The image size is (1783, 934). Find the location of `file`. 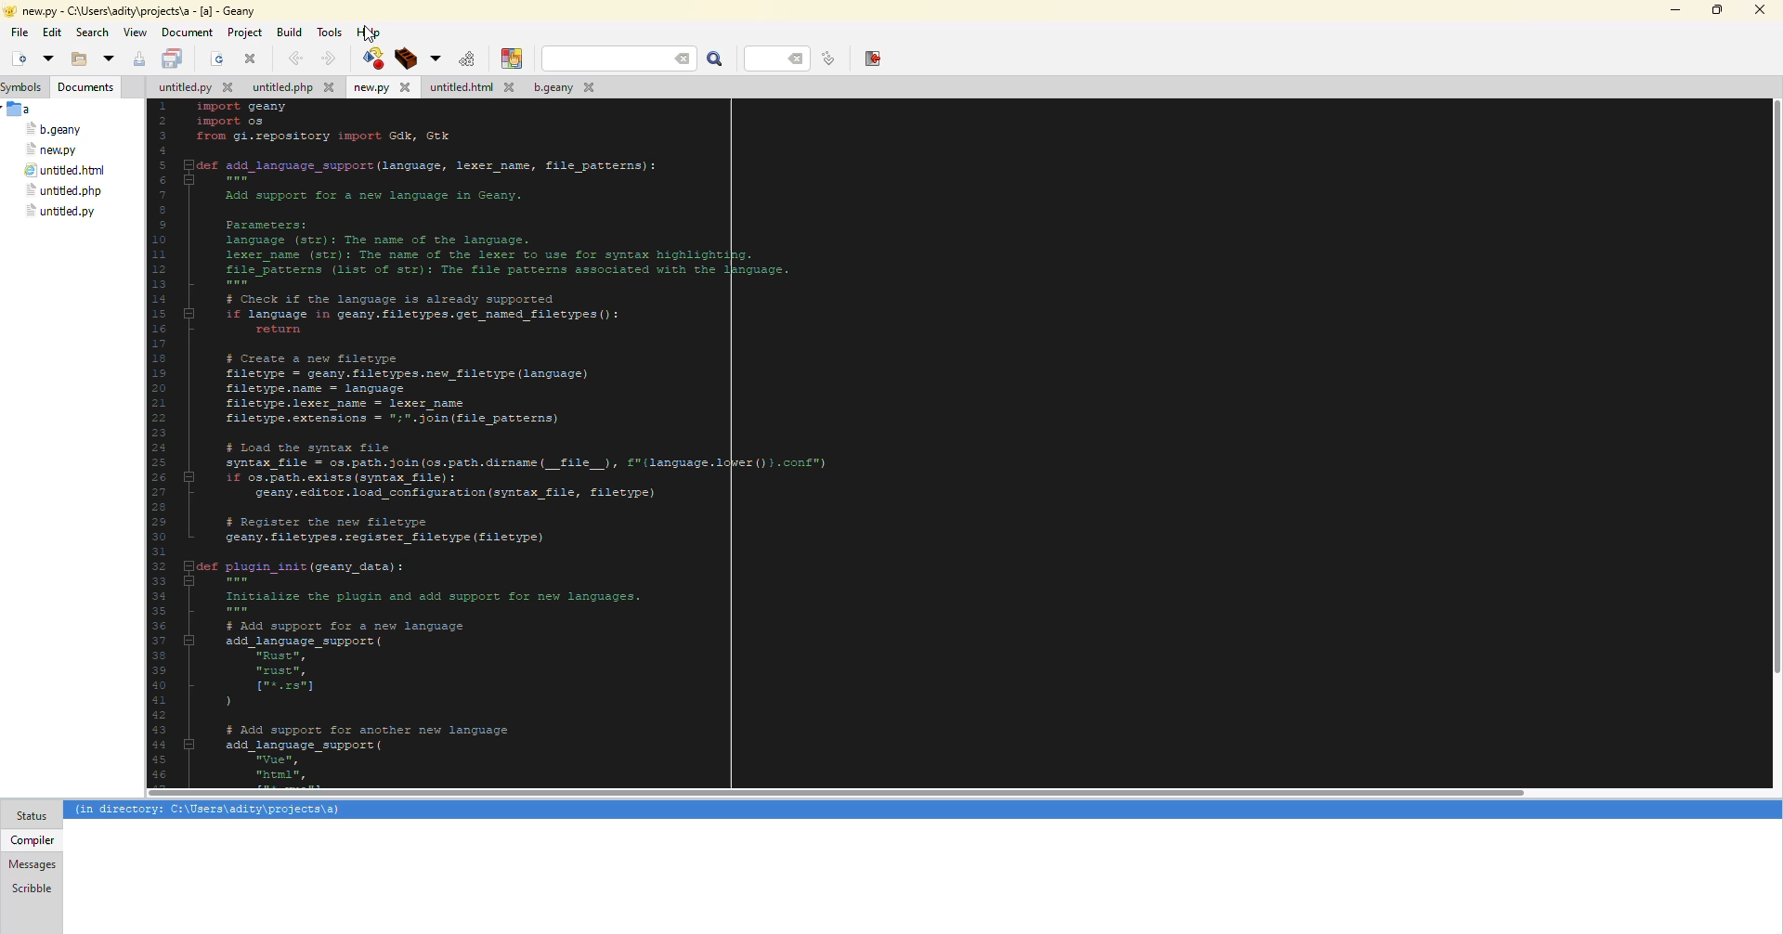

file is located at coordinates (293, 89).